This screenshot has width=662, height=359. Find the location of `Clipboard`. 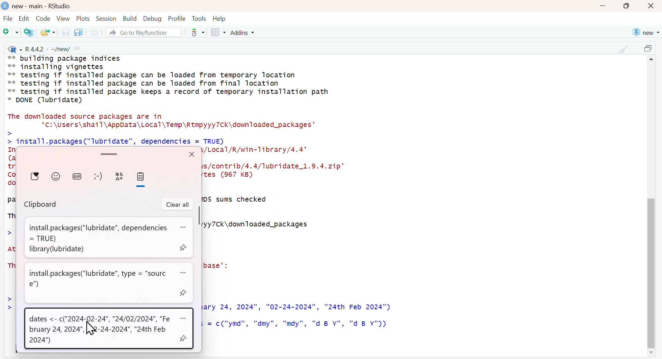

Clipboard is located at coordinates (41, 205).